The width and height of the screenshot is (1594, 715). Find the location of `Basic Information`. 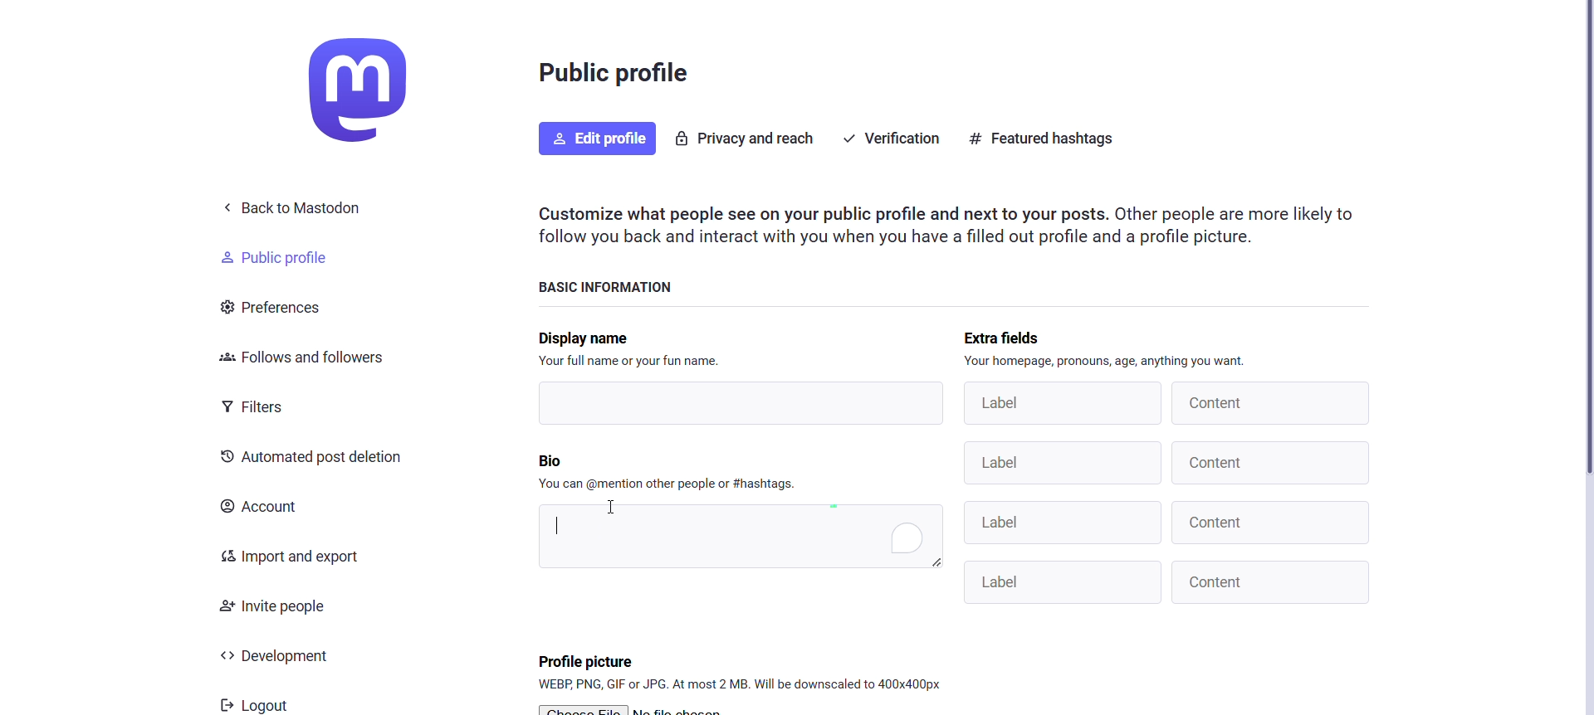

Basic Information is located at coordinates (614, 285).